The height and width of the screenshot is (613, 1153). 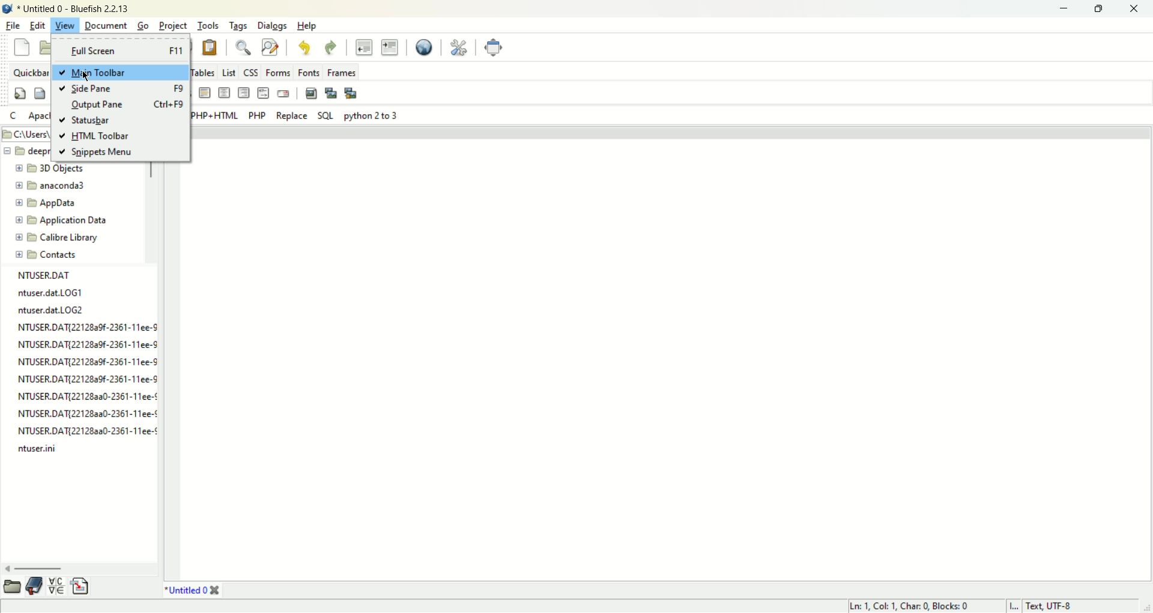 What do you see at coordinates (48, 204) in the screenshot?
I see `app` at bounding box center [48, 204].